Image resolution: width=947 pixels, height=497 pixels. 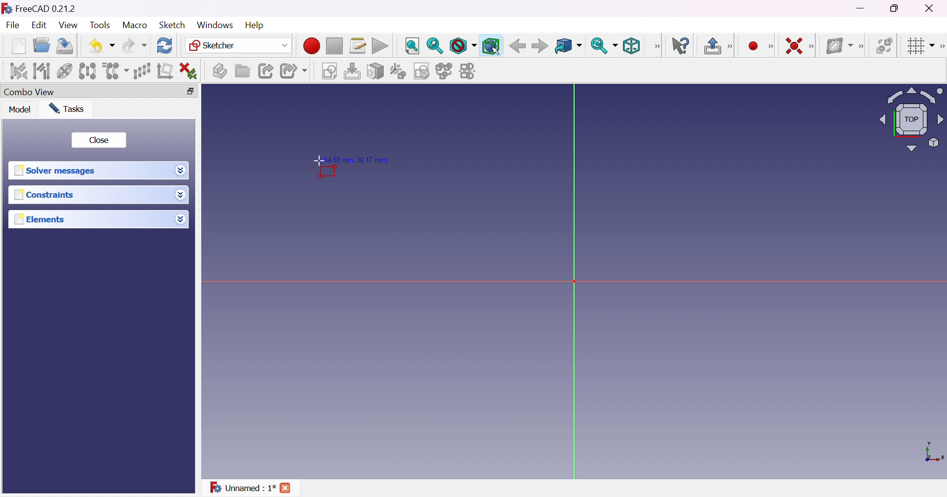 What do you see at coordinates (57, 171) in the screenshot?
I see `Solver message` at bounding box center [57, 171].